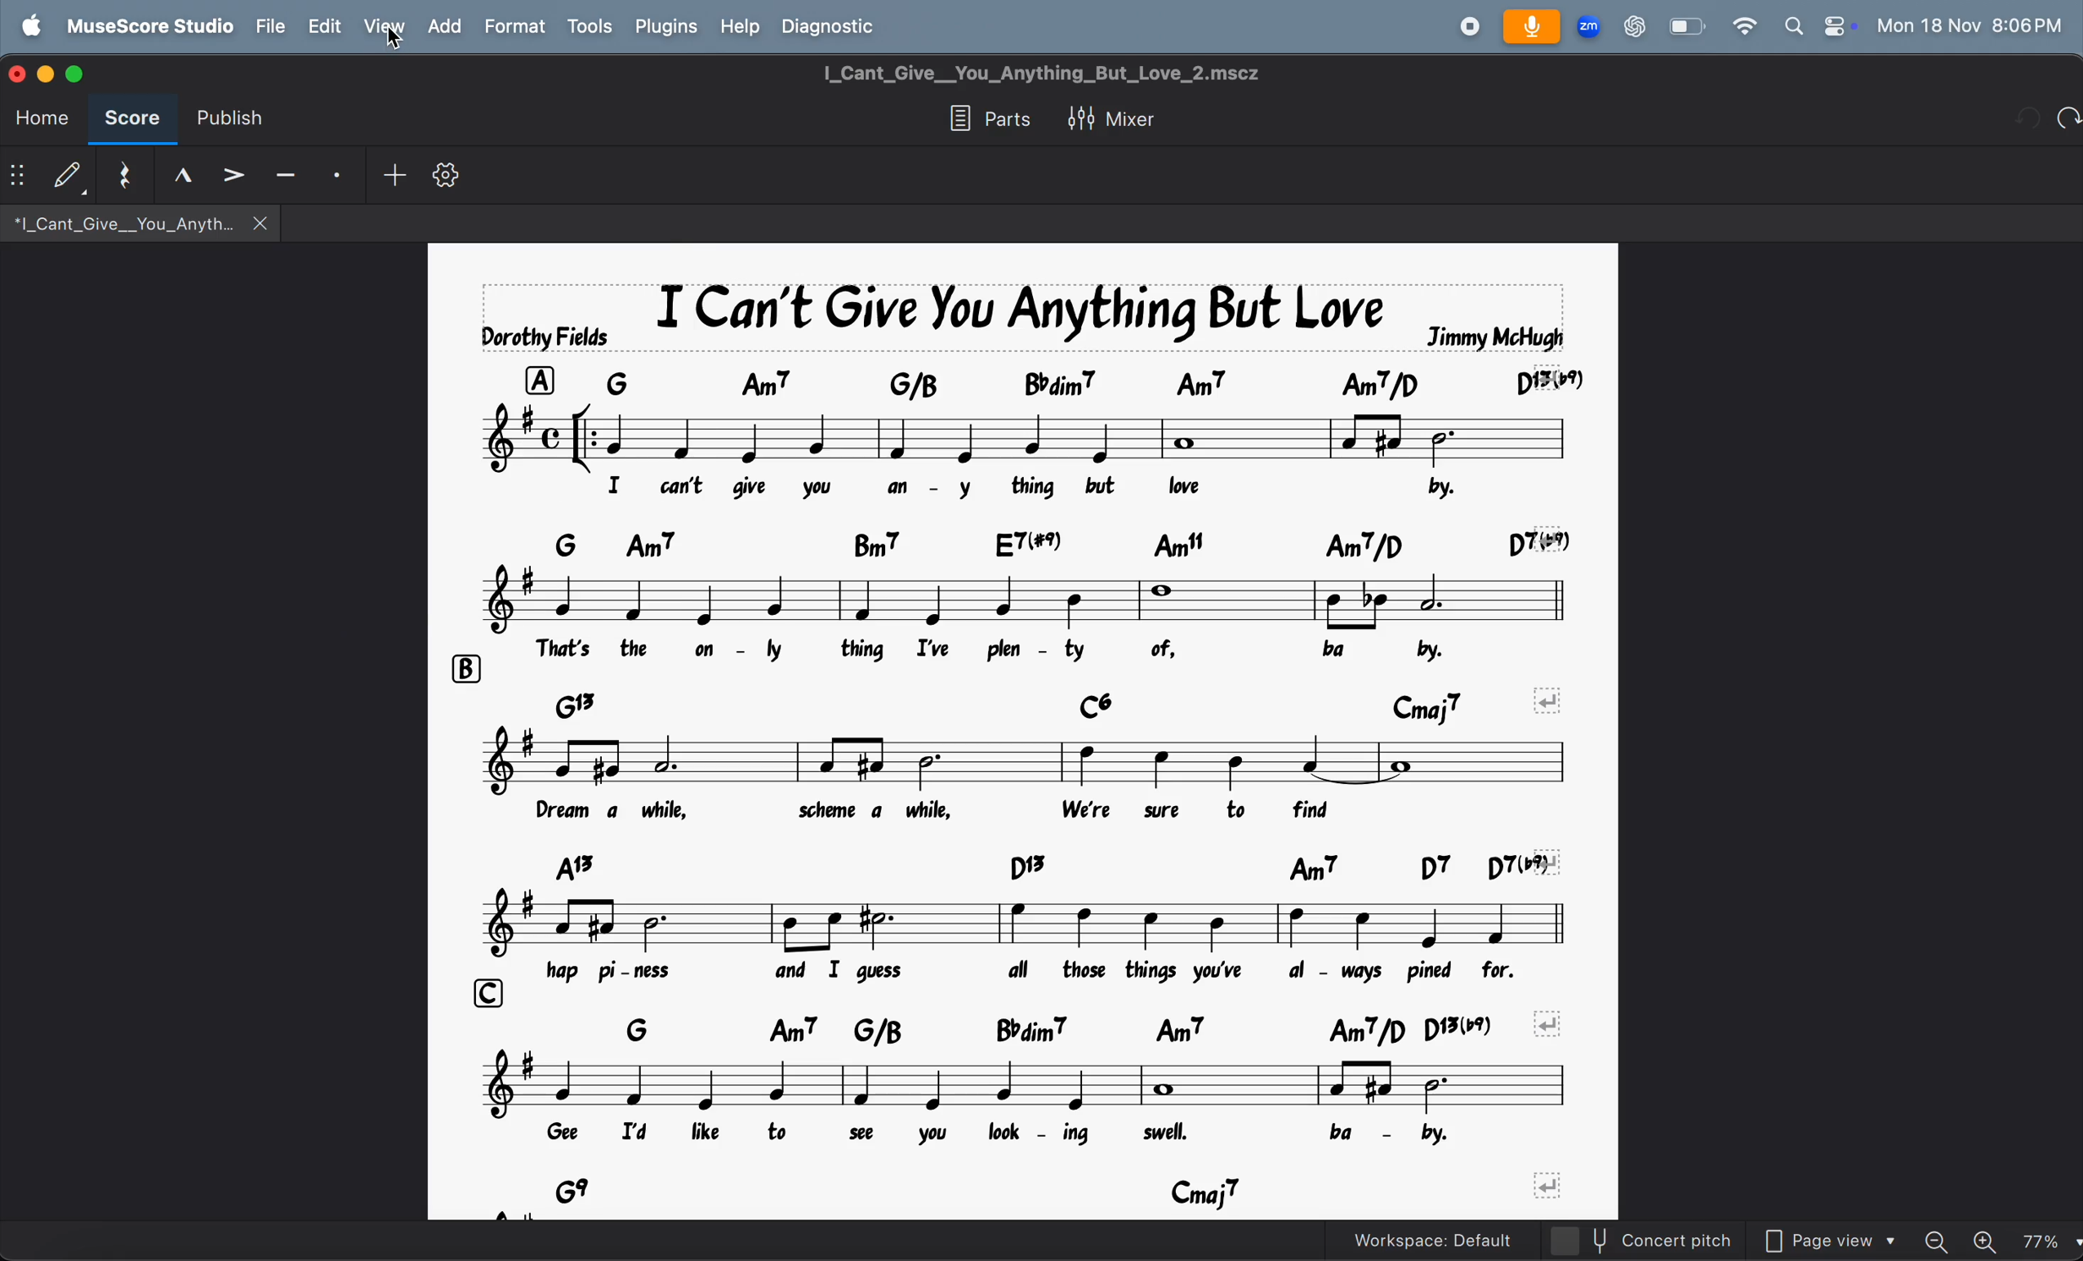 Image resolution: width=2083 pixels, height=1261 pixels. I want to click on chatgpt, so click(1634, 27).